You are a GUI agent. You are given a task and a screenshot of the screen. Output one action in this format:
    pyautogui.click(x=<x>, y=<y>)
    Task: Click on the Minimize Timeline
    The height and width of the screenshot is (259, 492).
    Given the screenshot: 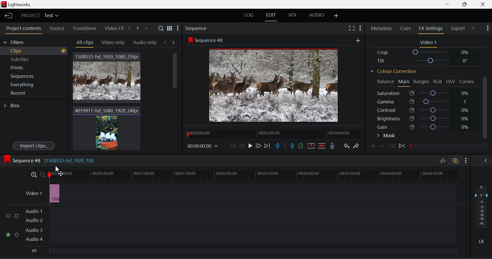 What is the action you would take?
    pyautogui.click(x=43, y=175)
    